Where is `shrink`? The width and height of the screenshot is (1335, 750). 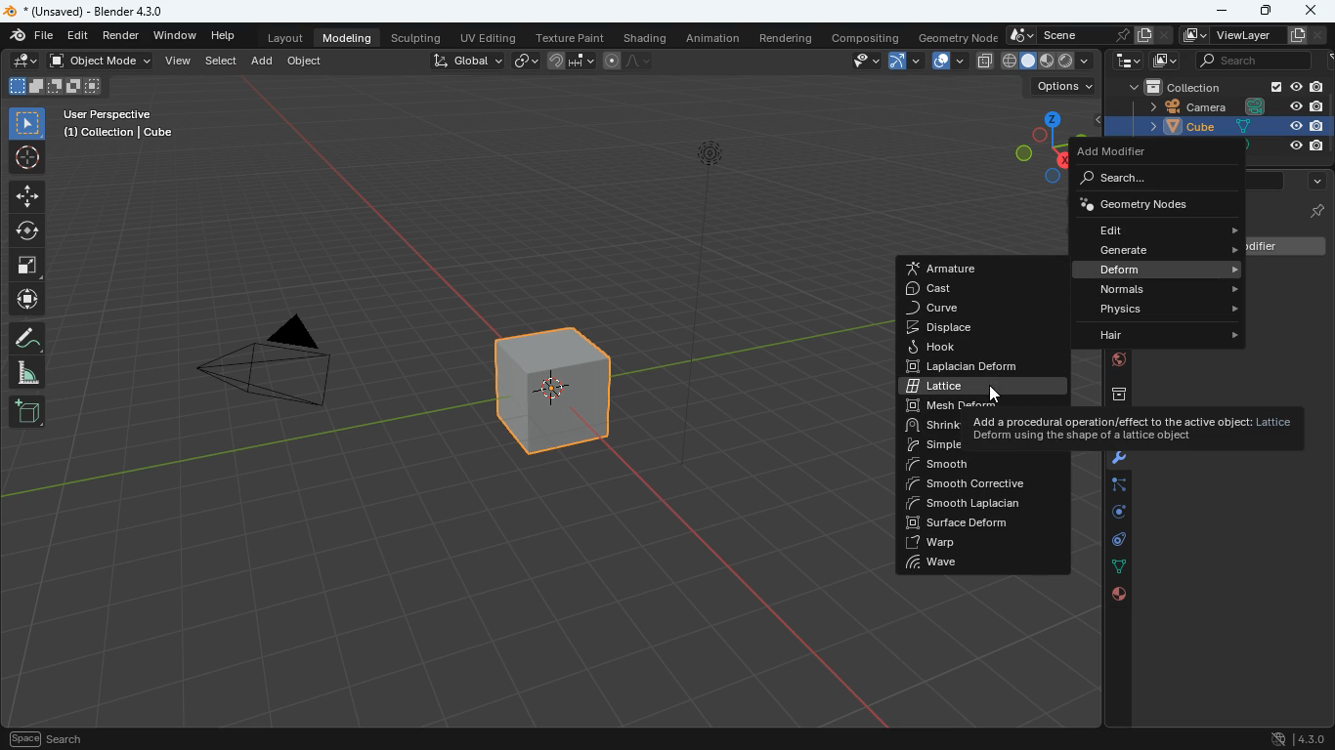
shrink is located at coordinates (930, 427).